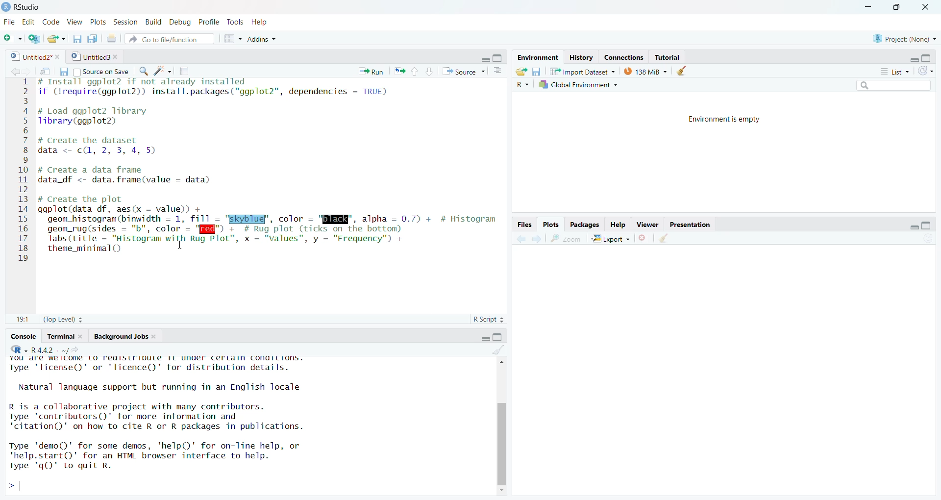  What do you see at coordinates (614, 225) in the screenshot?
I see `Help` at bounding box center [614, 225].